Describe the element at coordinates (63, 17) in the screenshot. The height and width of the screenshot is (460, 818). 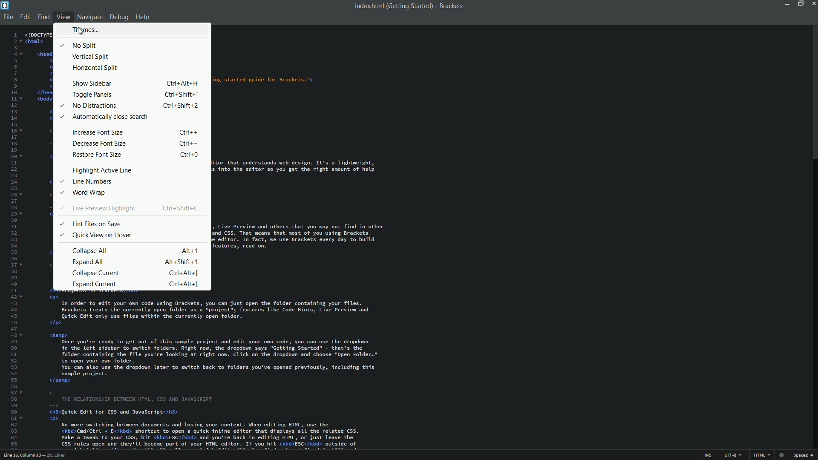
I see `view menu` at that location.